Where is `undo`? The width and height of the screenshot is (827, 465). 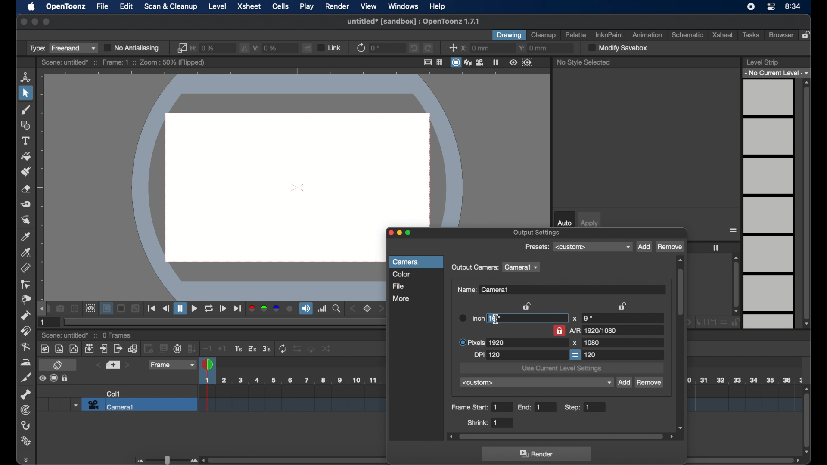 undo is located at coordinates (413, 48).